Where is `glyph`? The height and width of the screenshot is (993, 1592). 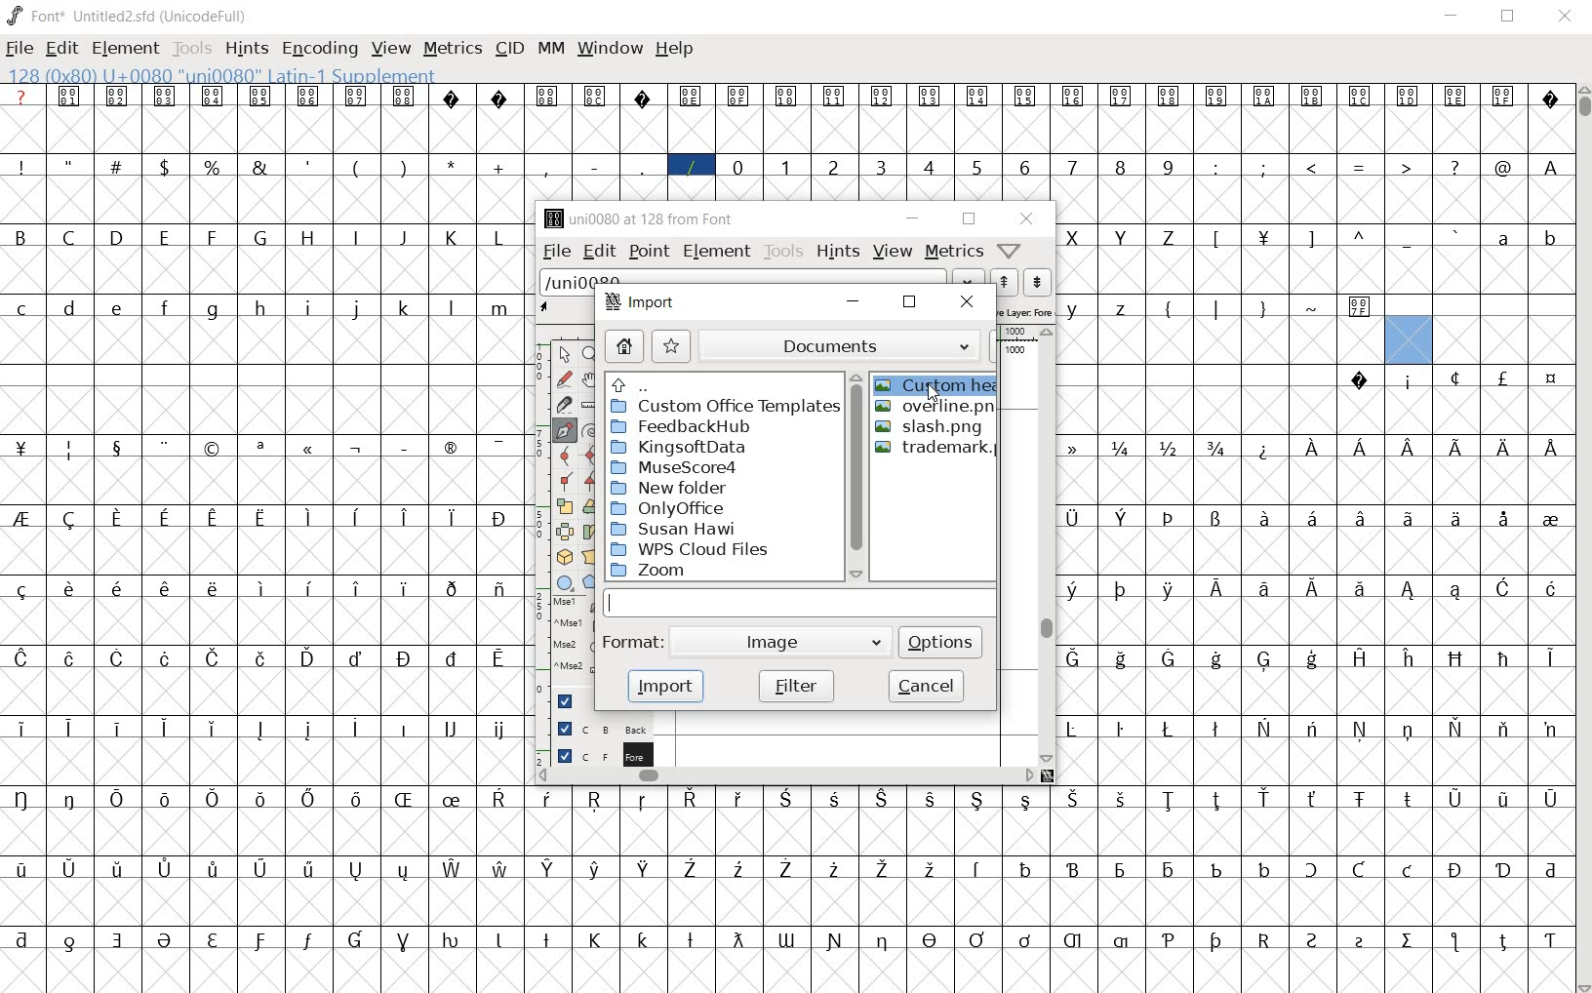 glyph is located at coordinates (1503, 659).